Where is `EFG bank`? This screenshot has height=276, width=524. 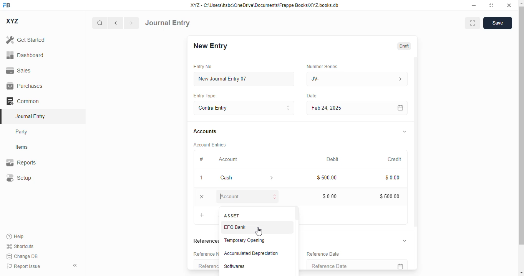 EFG bank is located at coordinates (235, 227).